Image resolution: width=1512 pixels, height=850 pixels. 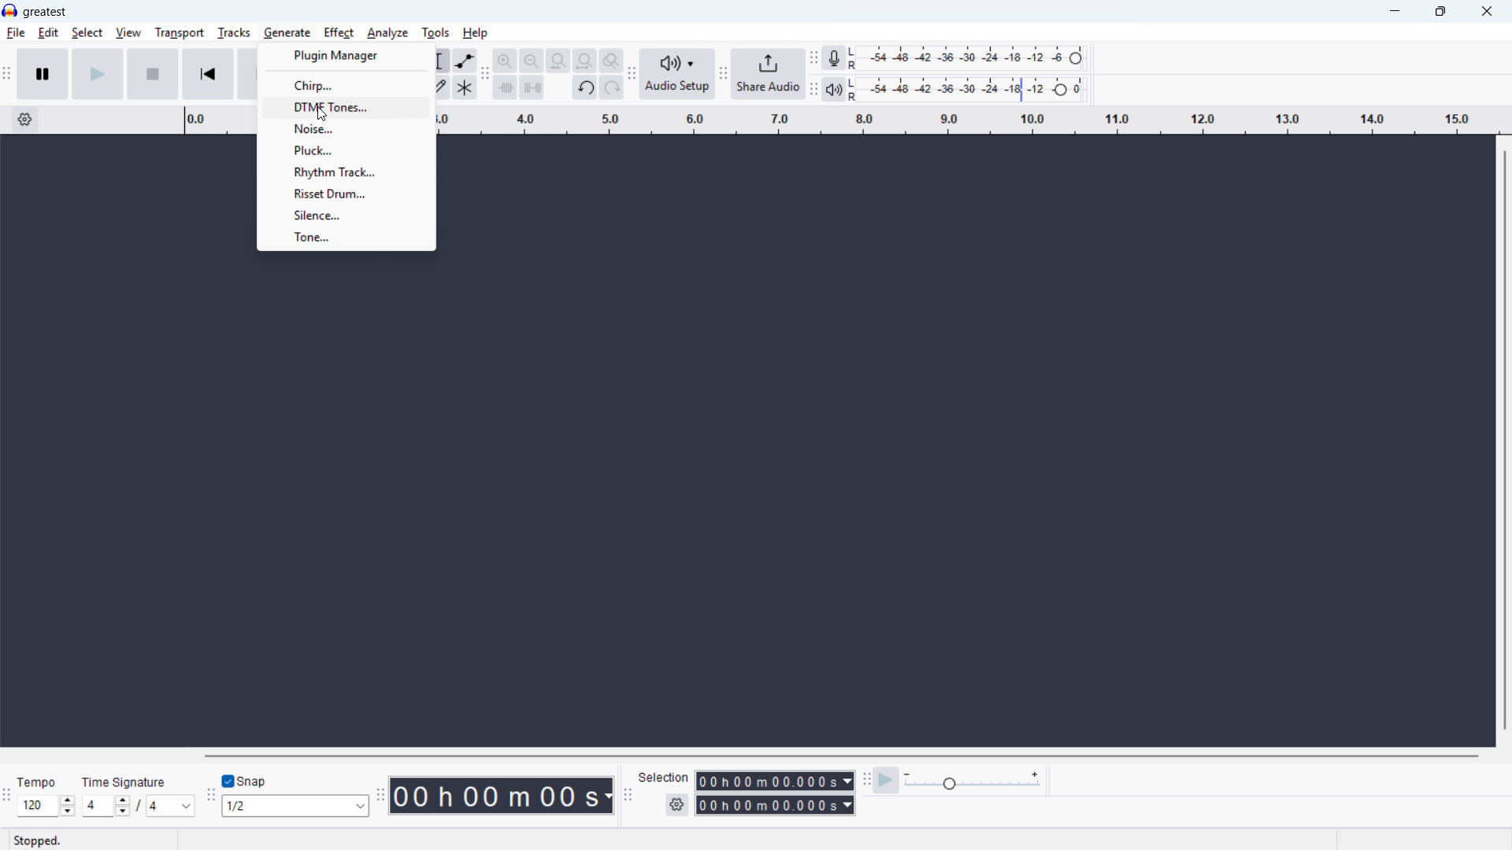 What do you see at coordinates (40, 782) in the screenshot?
I see `tempo` at bounding box center [40, 782].